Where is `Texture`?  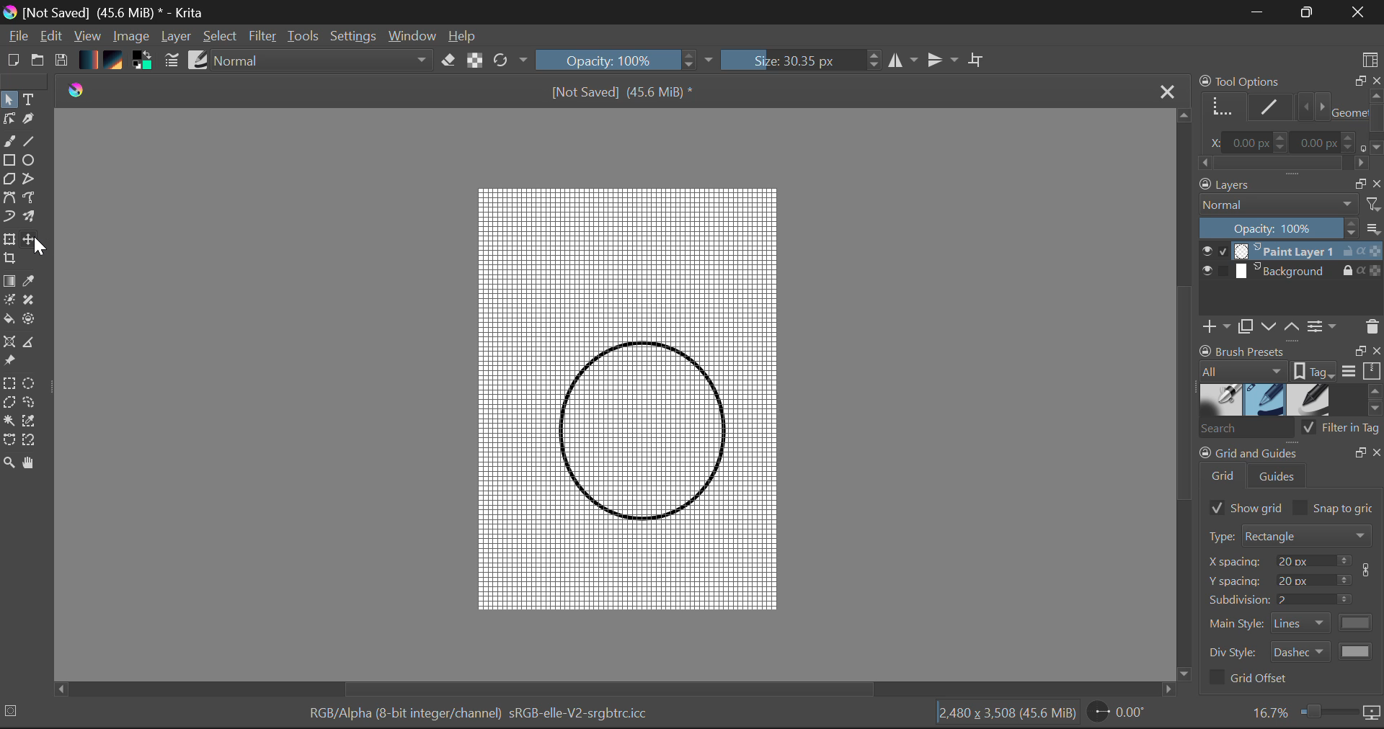 Texture is located at coordinates (117, 62).